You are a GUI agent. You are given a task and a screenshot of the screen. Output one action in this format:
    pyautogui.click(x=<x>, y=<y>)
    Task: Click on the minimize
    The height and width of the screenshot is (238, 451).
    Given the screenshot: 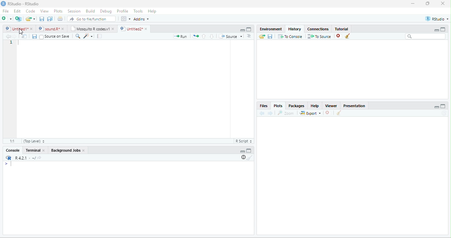 What is the action you would take?
    pyautogui.click(x=242, y=30)
    